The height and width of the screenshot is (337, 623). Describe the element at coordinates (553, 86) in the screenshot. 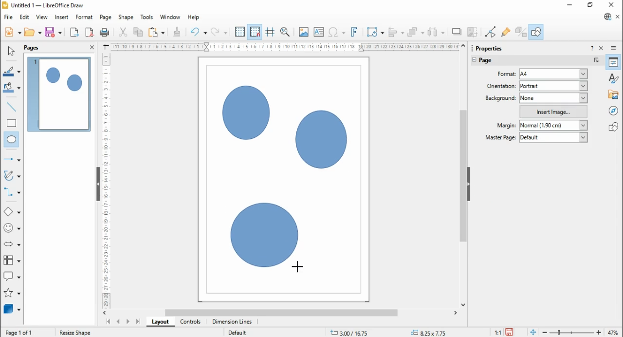

I see `portrait` at that location.